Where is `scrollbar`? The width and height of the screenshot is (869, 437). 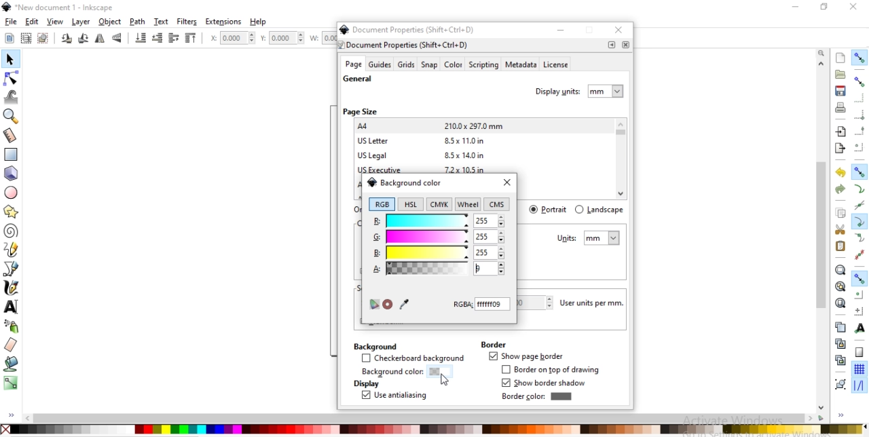
scrollbar is located at coordinates (425, 418).